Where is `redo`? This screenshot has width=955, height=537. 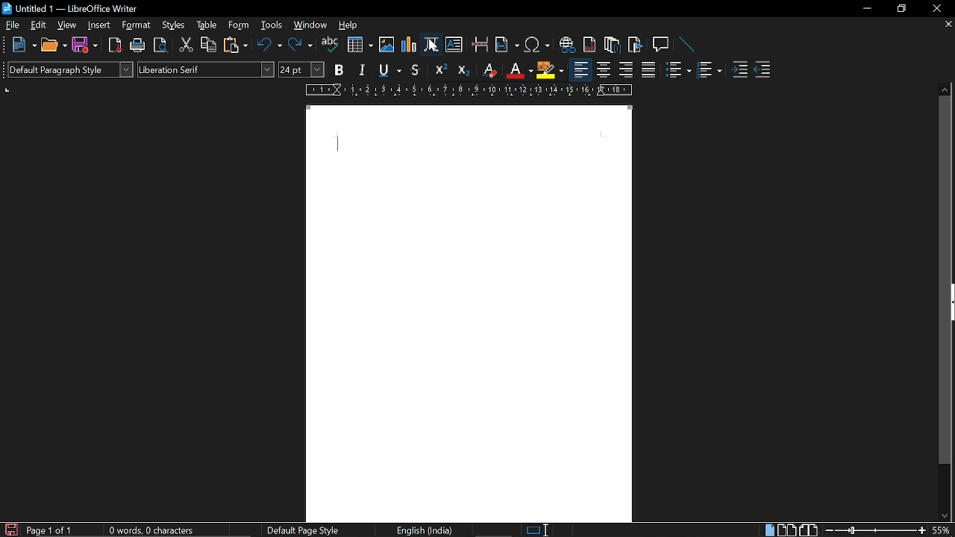 redo is located at coordinates (300, 46).